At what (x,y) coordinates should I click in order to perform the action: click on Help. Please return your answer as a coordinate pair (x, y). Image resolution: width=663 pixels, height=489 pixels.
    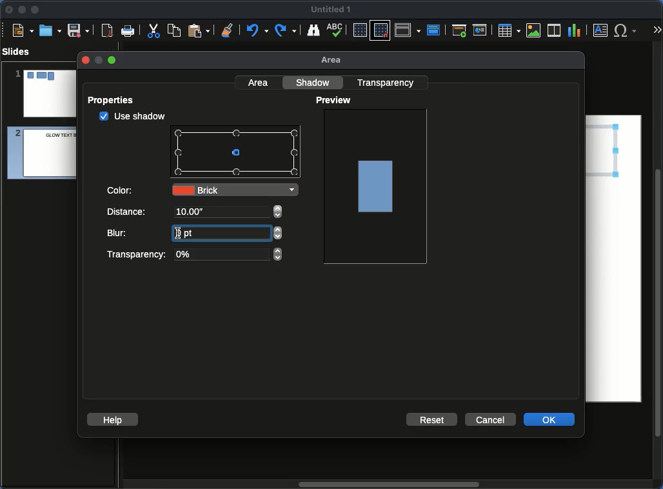
    Looking at the image, I should click on (113, 419).